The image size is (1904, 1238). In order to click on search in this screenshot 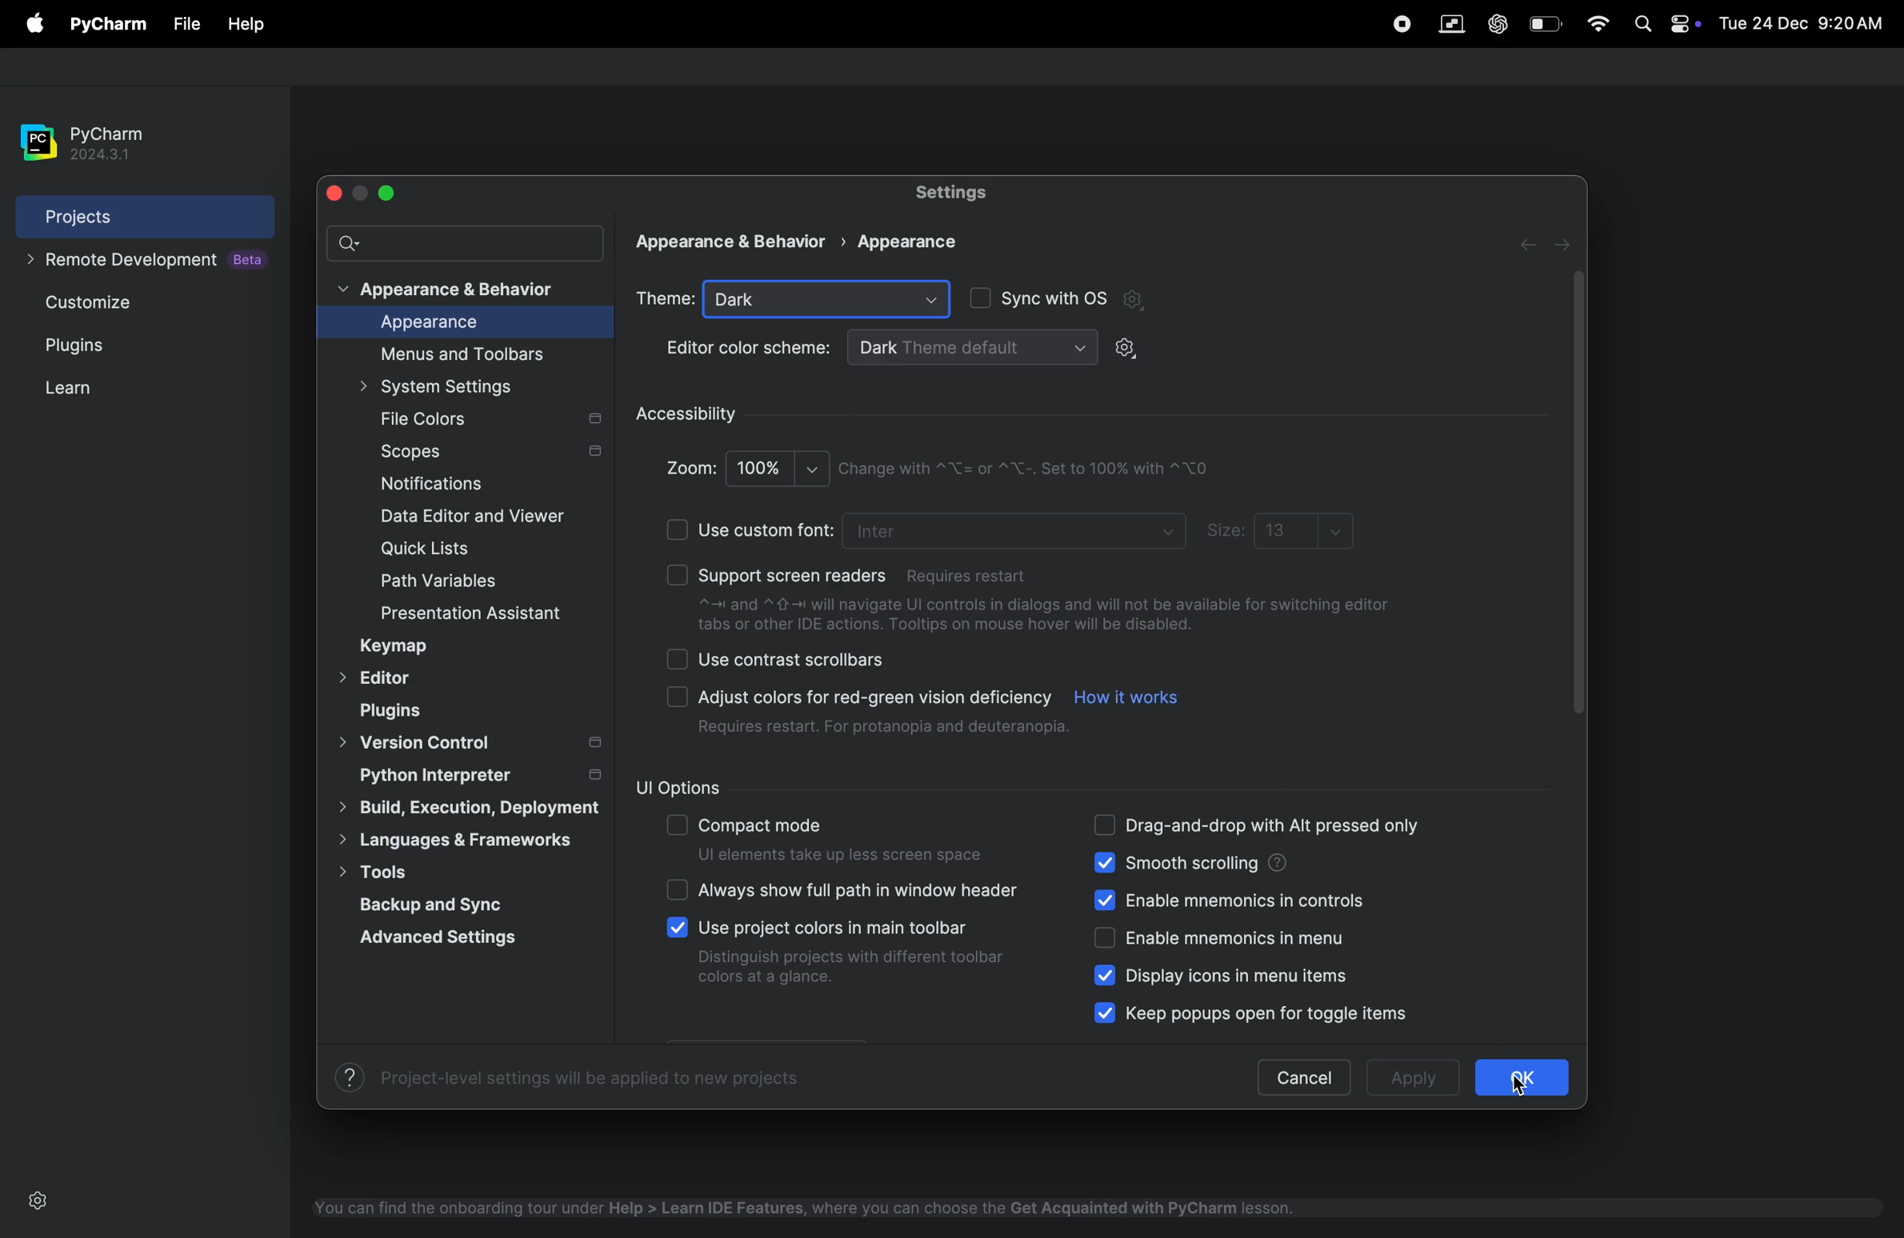, I will do `click(466, 242)`.